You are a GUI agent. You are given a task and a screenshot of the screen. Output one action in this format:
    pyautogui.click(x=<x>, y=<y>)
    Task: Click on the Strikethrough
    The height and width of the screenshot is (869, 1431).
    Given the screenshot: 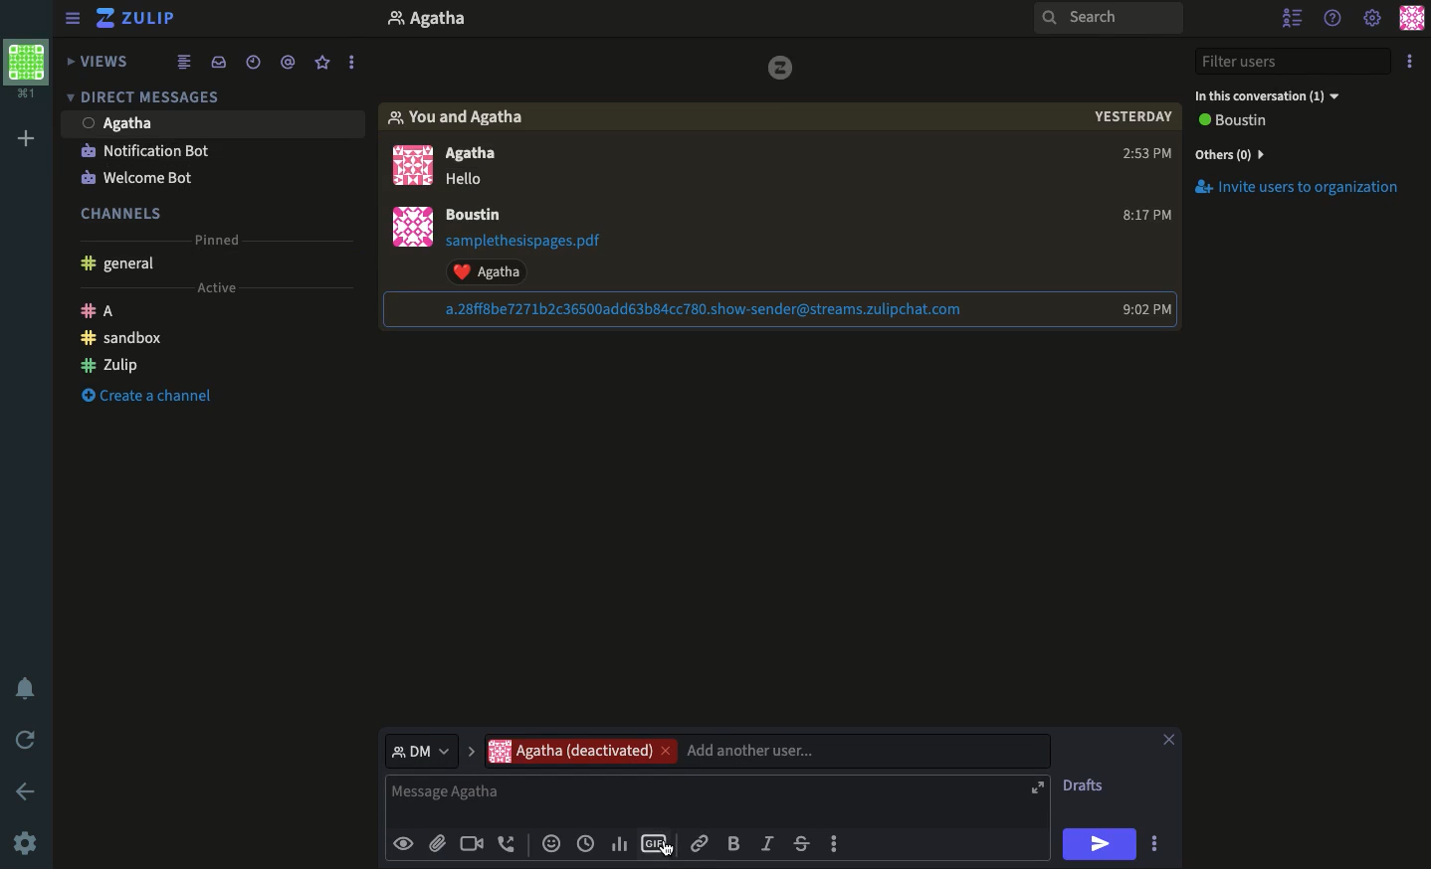 What is the action you would take?
    pyautogui.click(x=802, y=843)
    